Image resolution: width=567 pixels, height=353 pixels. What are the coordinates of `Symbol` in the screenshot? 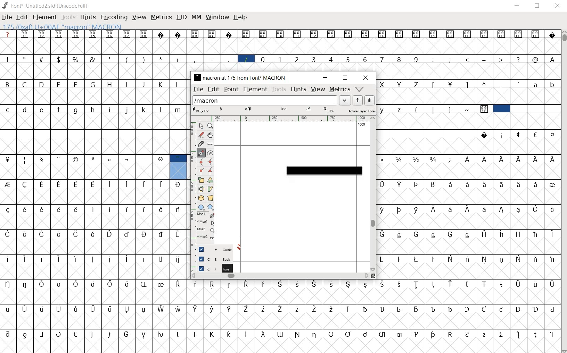 It's located at (60, 234).